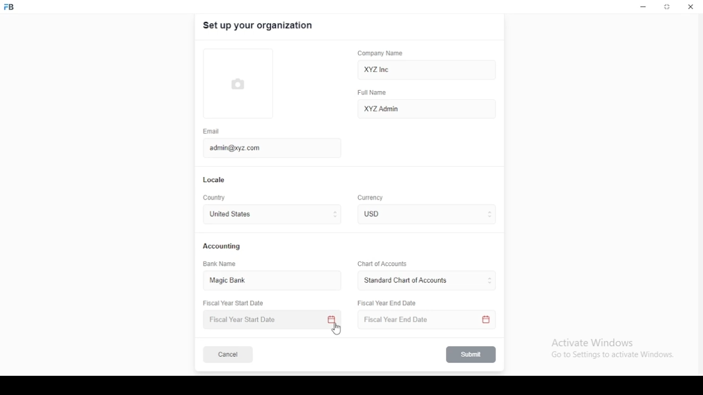 The image size is (703, 395). What do you see at coordinates (643, 7) in the screenshot?
I see `minimize` at bounding box center [643, 7].